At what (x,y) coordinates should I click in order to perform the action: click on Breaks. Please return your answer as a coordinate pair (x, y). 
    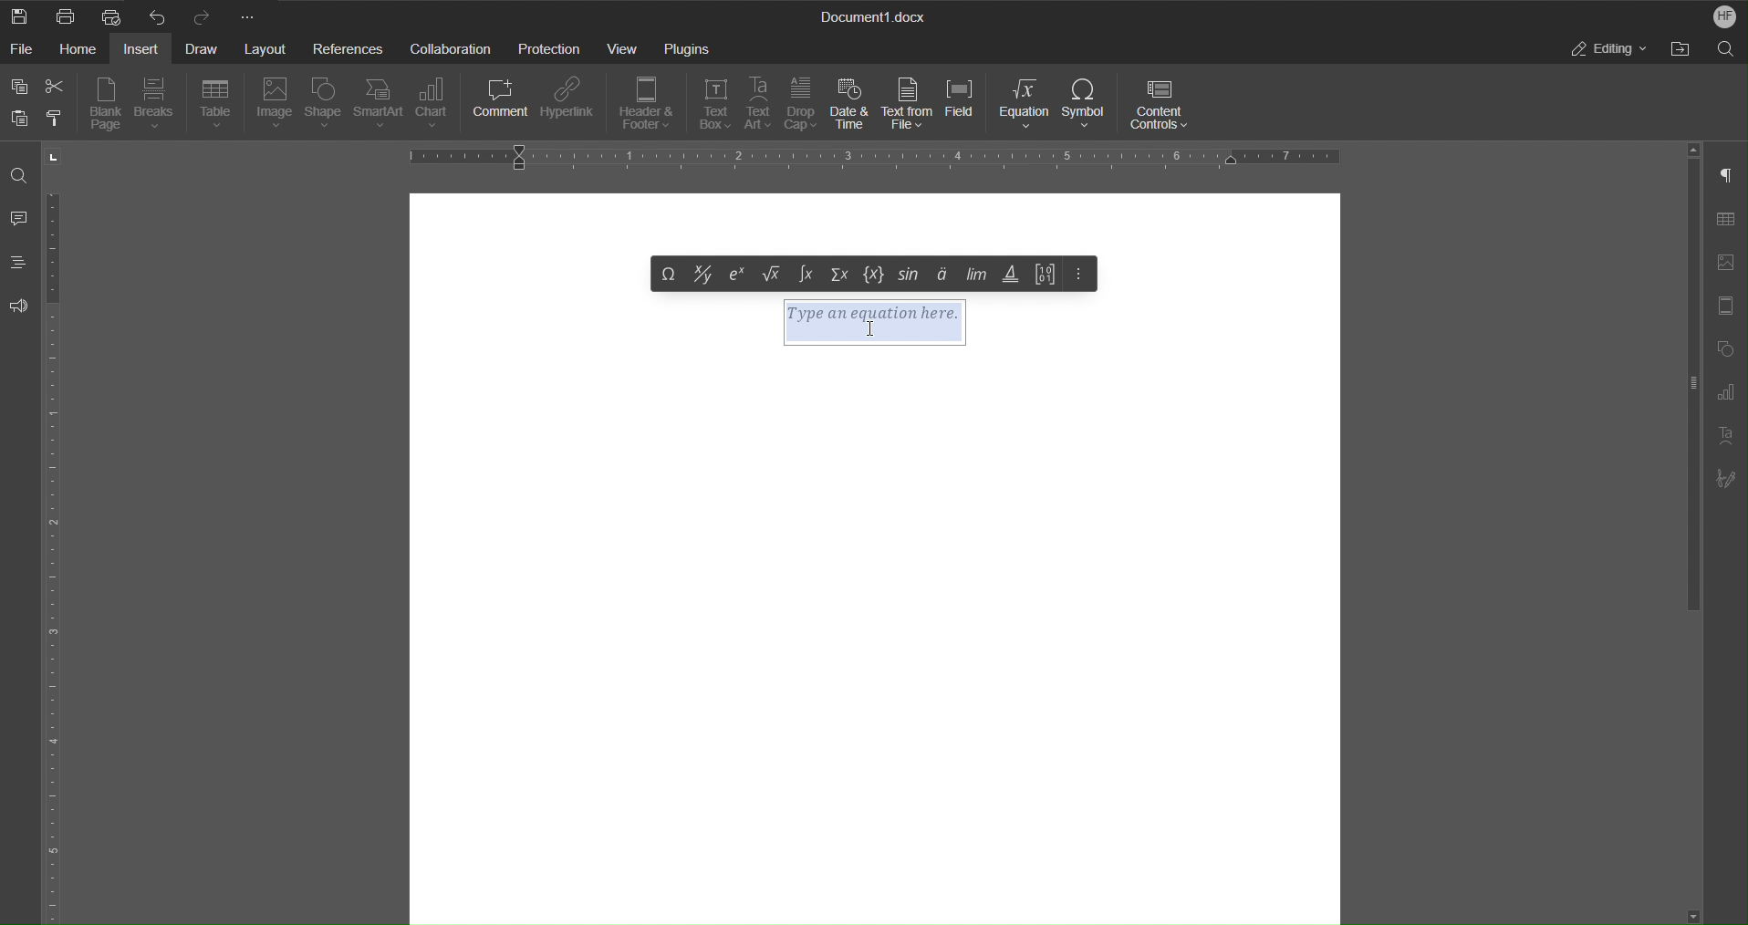
    Looking at the image, I should click on (158, 105).